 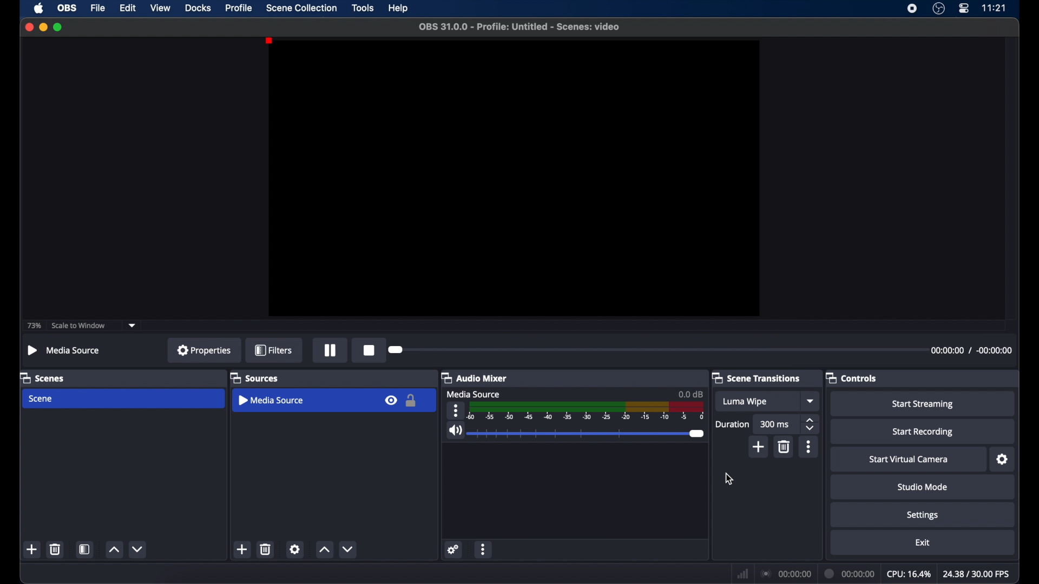 What do you see at coordinates (912, 8) in the screenshot?
I see `screen recorder icon` at bounding box center [912, 8].